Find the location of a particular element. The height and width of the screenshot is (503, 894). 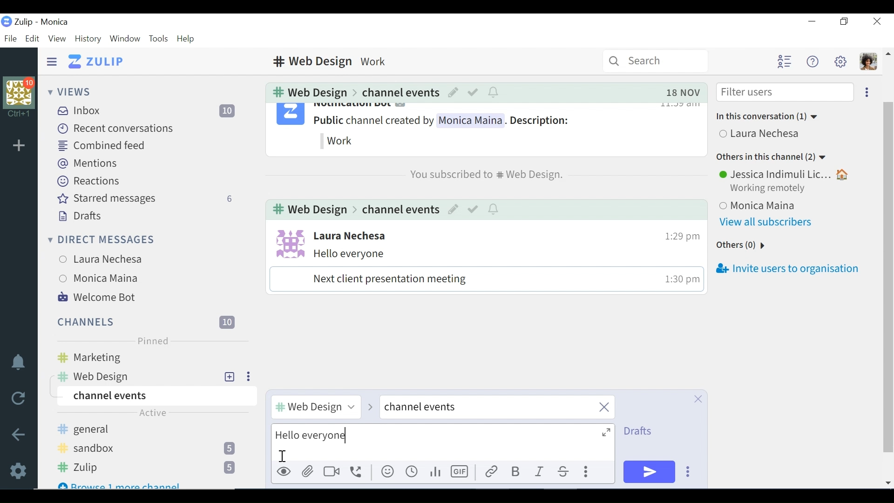

Starred messages is located at coordinates (146, 199).